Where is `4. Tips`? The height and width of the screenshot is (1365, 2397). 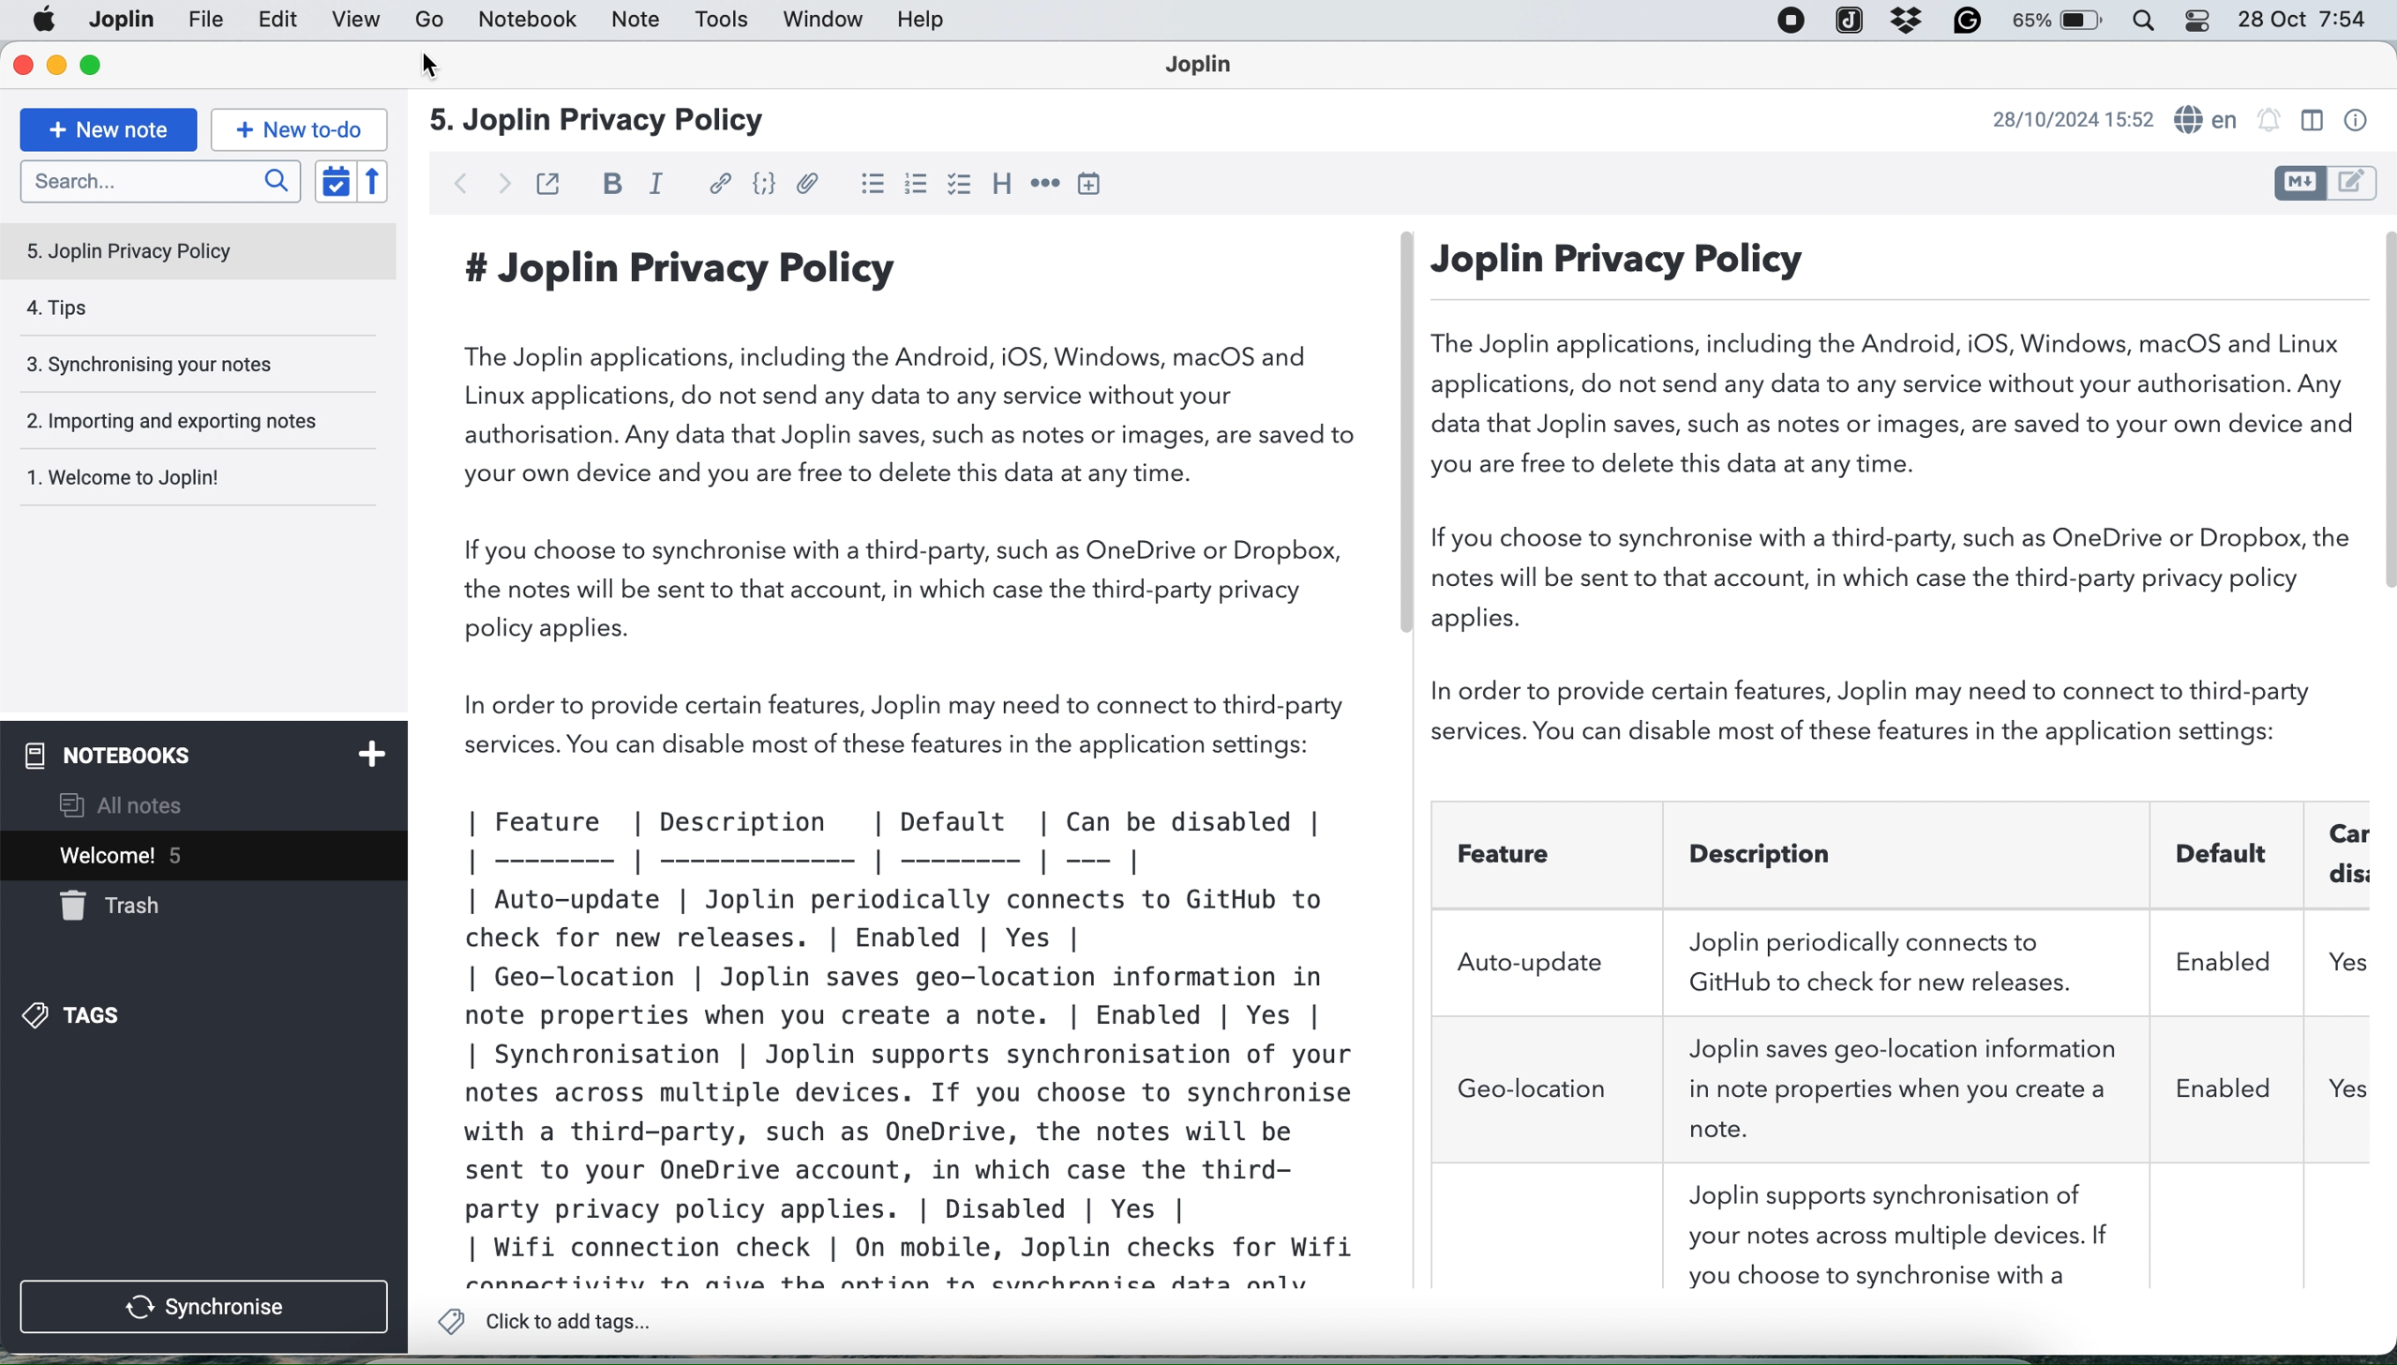 4. Tips is located at coordinates (193, 308).